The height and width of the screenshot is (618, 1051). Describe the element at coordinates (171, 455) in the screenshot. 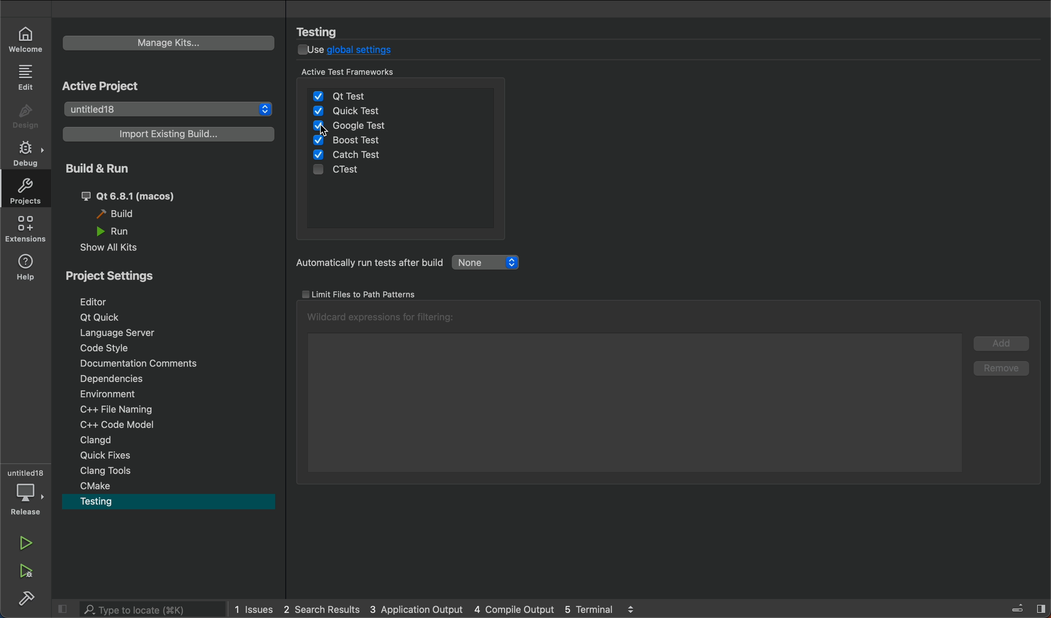

I see `quick fixes` at that location.